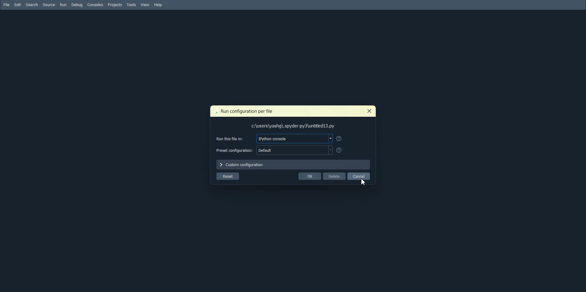 Image resolution: width=586 pixels, height=292 pixels. I want to click on Tools, so click(132, 5).